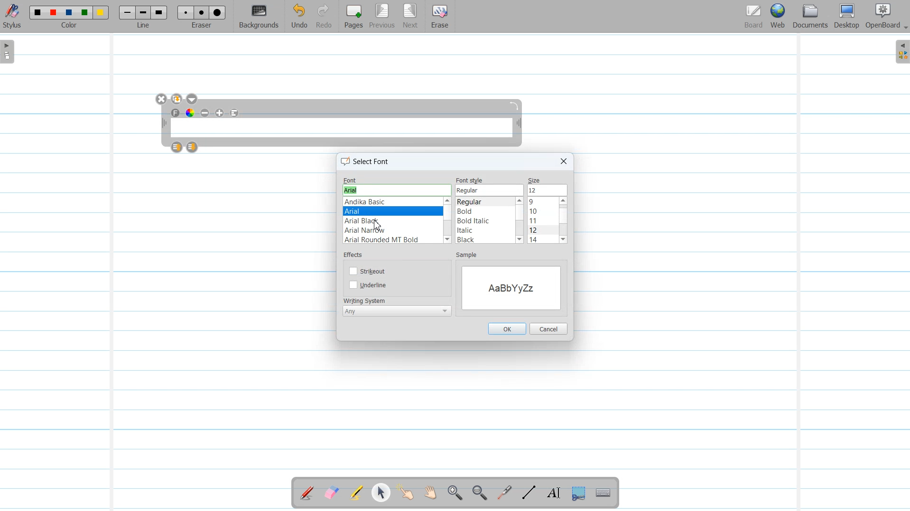 Image resolution: width=910 pixels, height=511 pixels. Describe the element at coordinates (549, 328) in the screenshot. I see `Cancel` at that location.